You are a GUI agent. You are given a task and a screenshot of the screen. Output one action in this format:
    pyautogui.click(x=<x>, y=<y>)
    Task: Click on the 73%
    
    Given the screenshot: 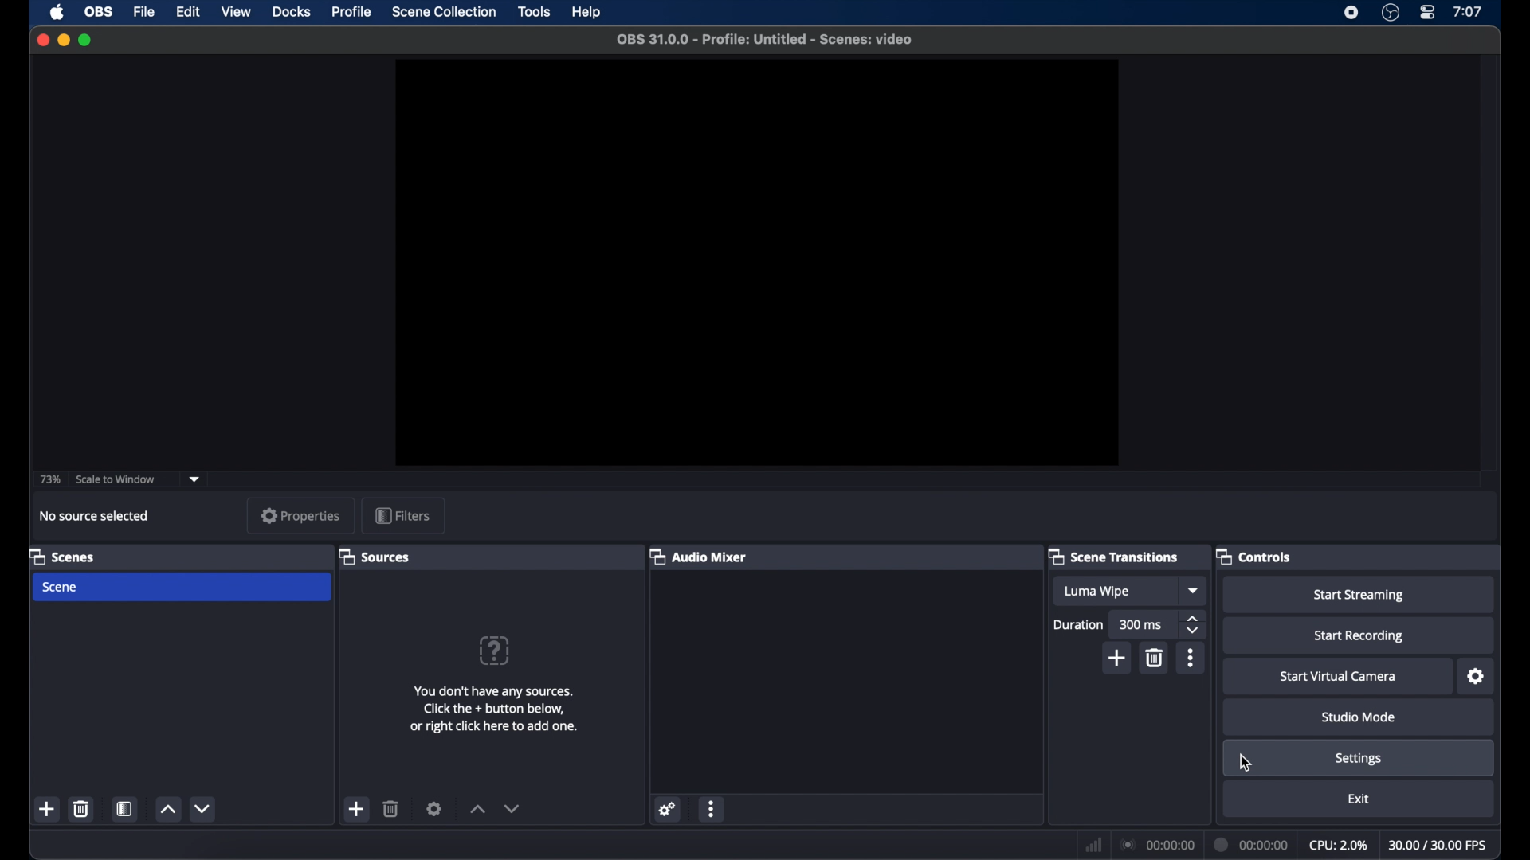 What is the action you would take?
    pyautogui.click(x=49, y=480)
    